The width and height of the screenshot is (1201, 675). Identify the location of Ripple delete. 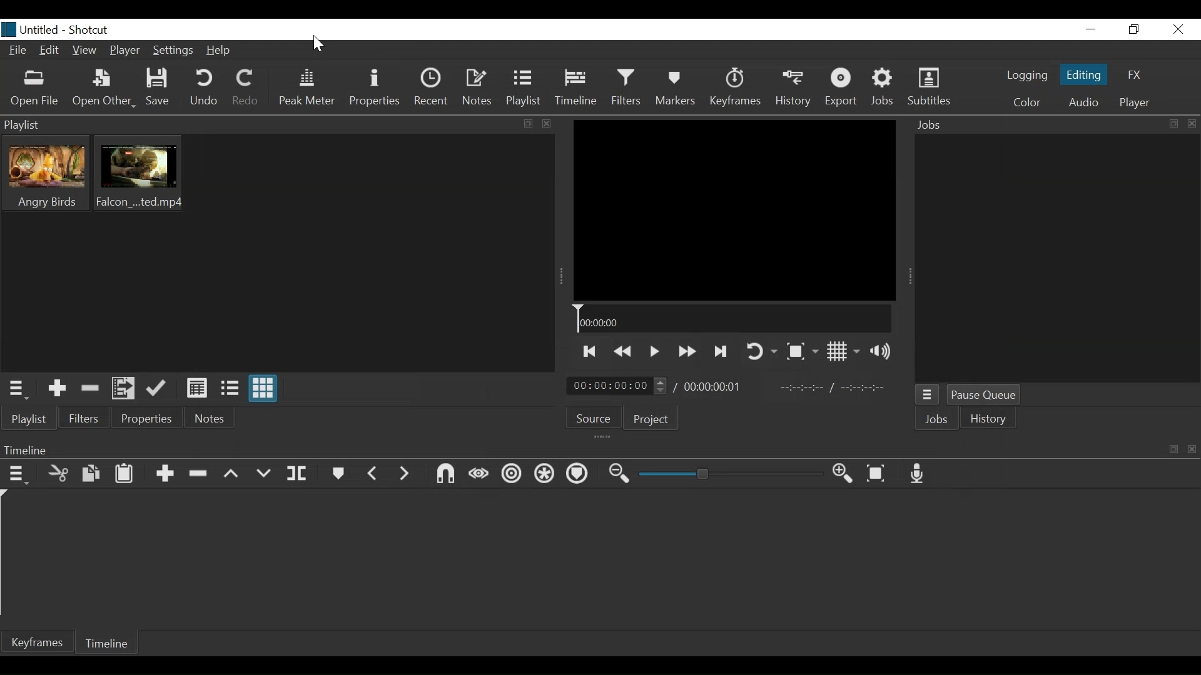
(200, 474).